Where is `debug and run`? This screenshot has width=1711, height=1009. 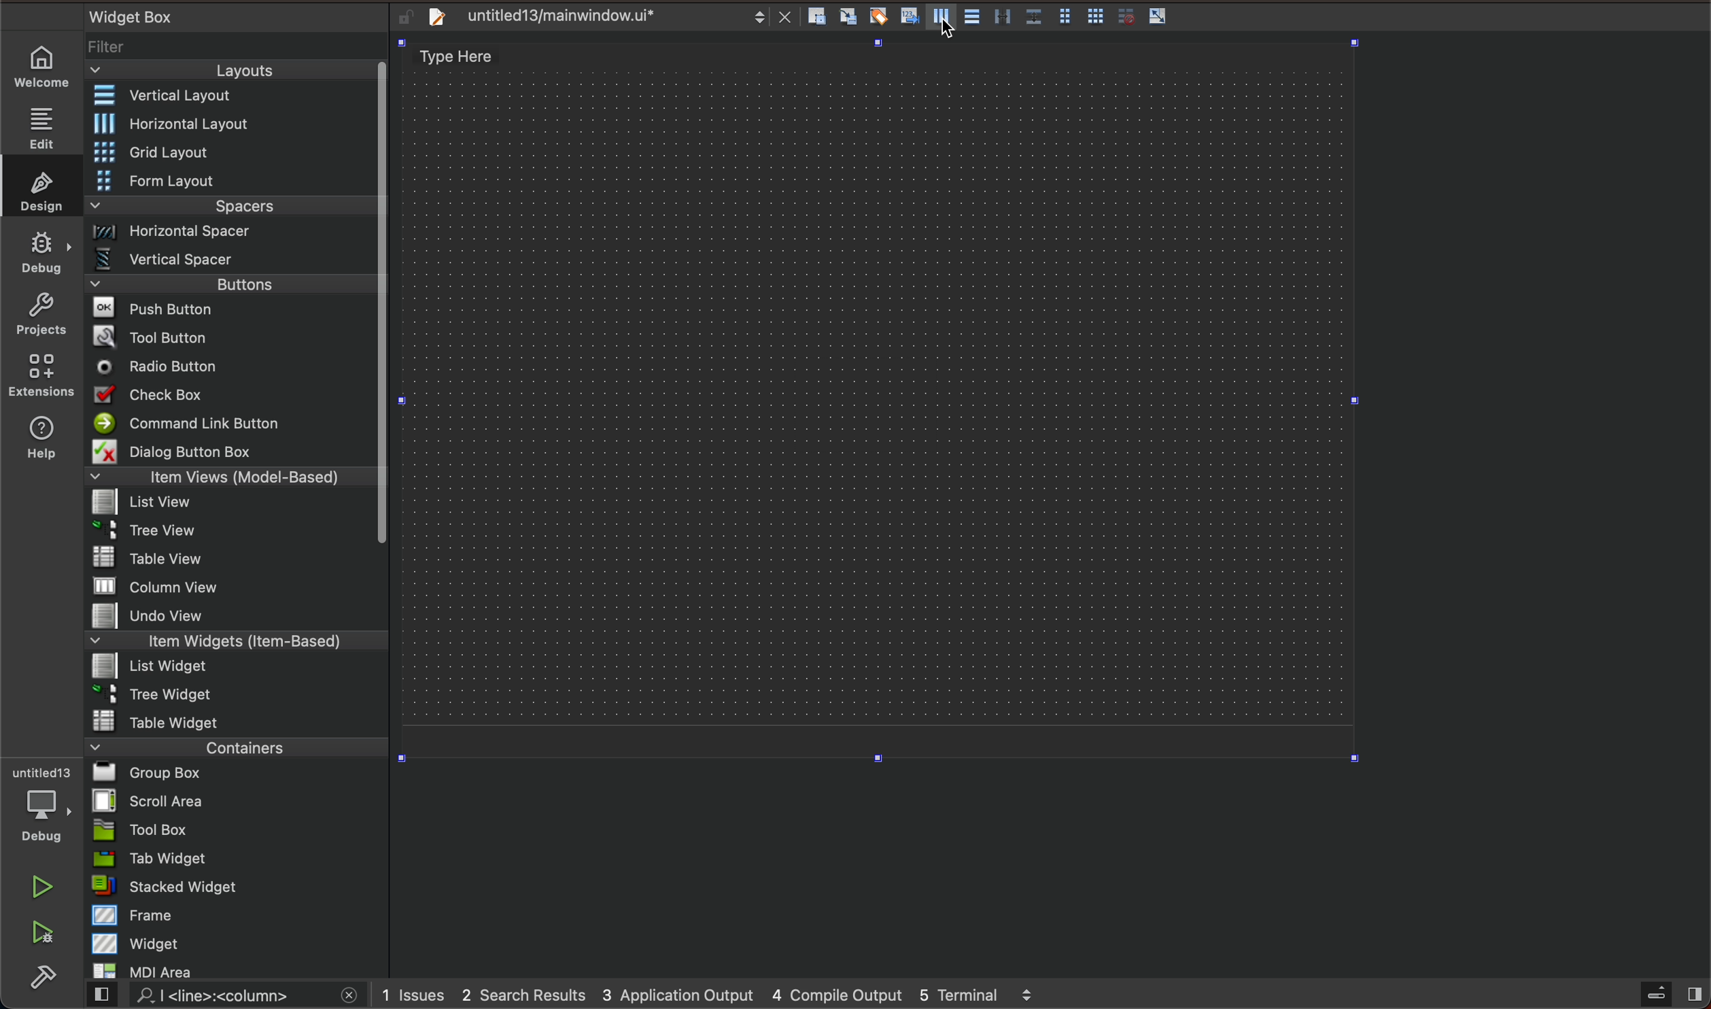
debug and run is located at coordinates (44, 931).